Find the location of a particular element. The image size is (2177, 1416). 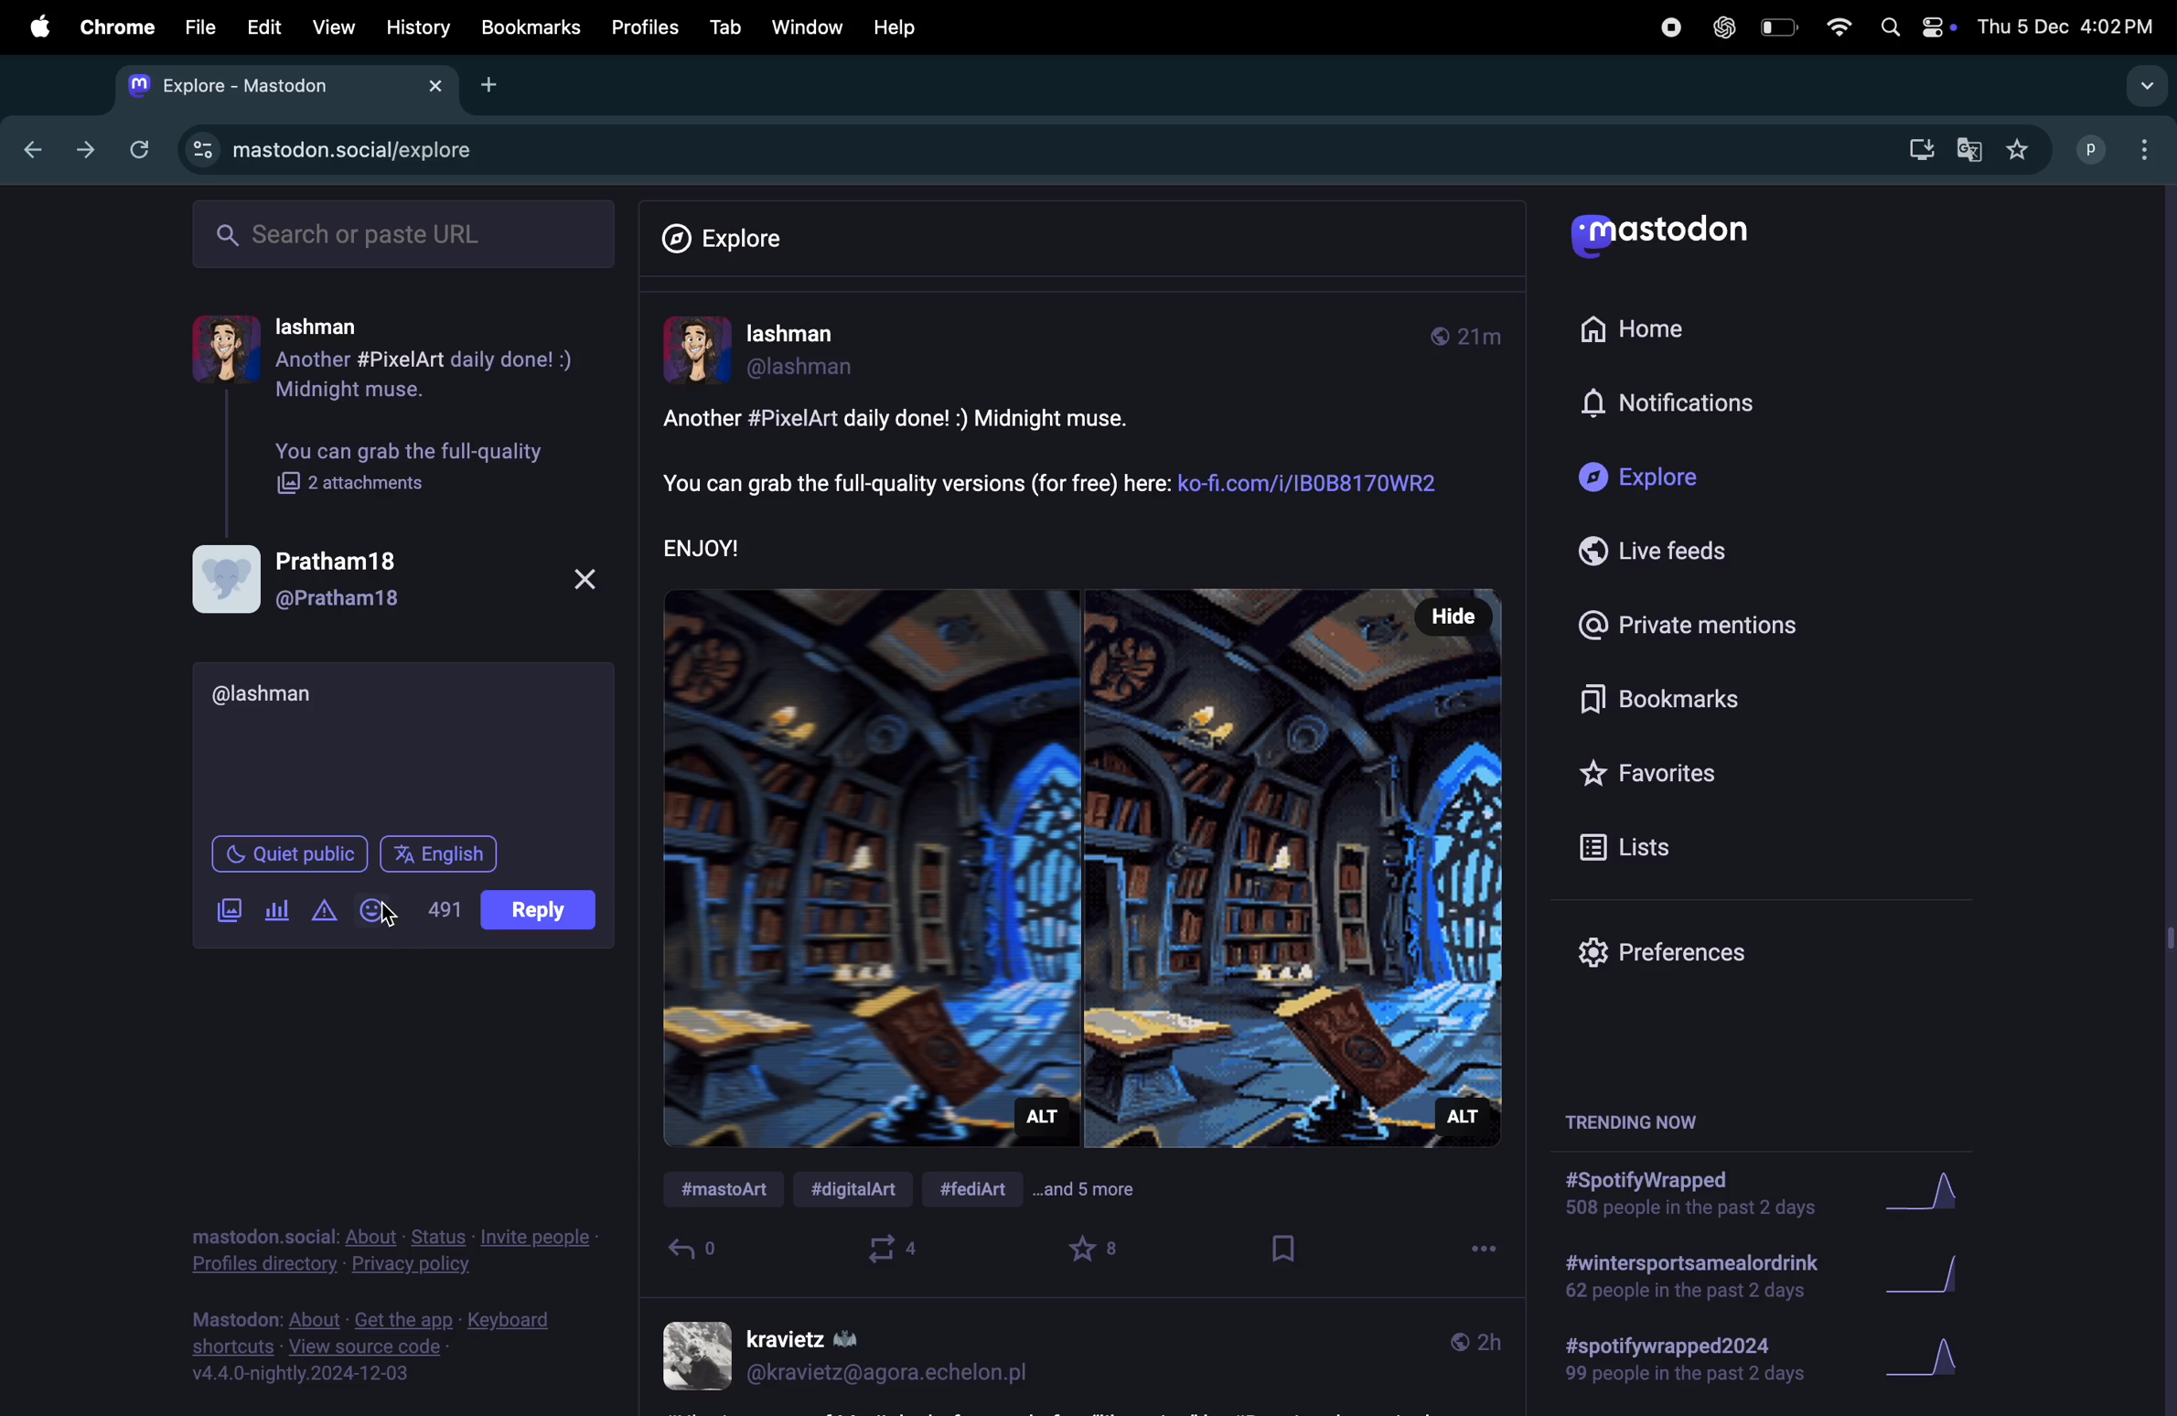

help is located at coordinates (900, 26).